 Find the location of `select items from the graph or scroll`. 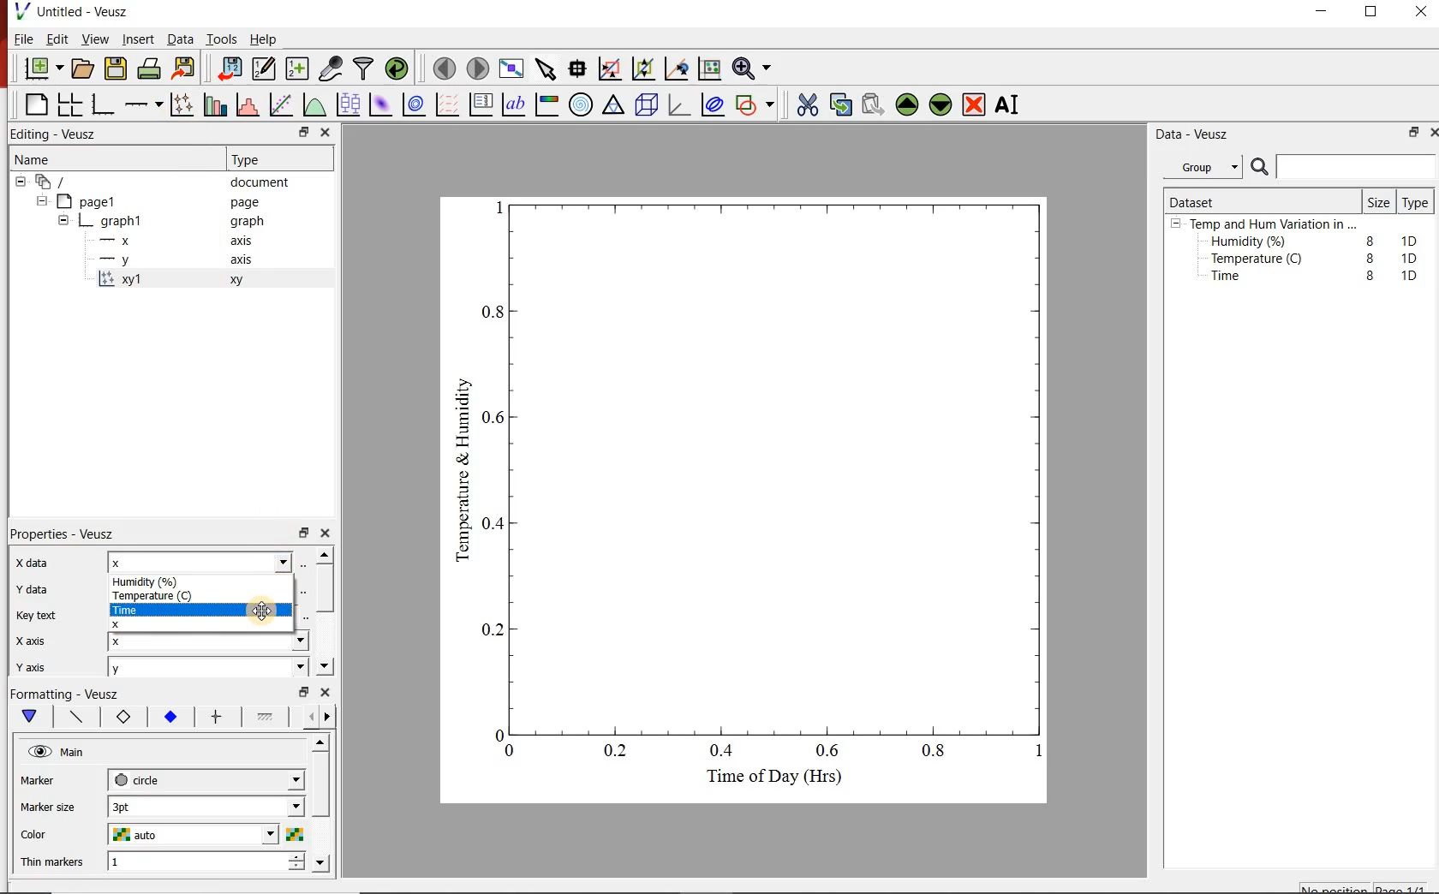

select items from the graph or scroll is located at coordinates (546, 71).